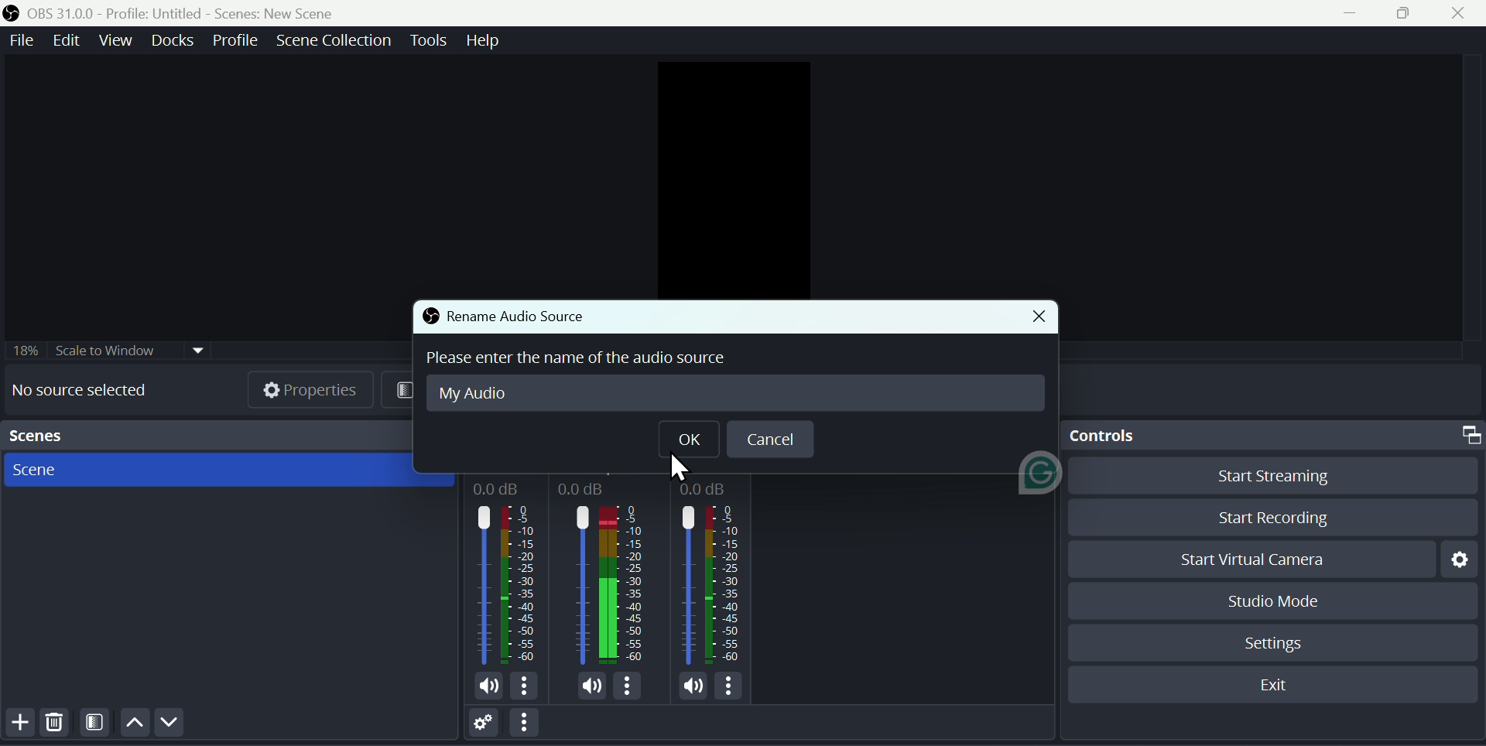  Describe the element at coordinates (502, 316) in the screenshot. I see `Rename audio source` at that location.